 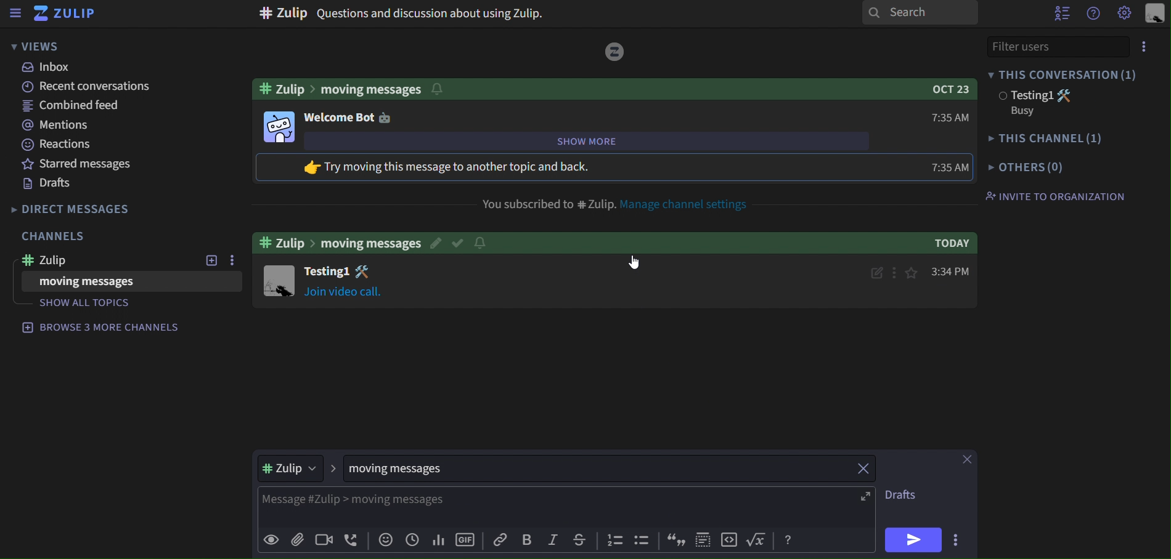 I want to click on direct messages, so click(x=80, y=211).